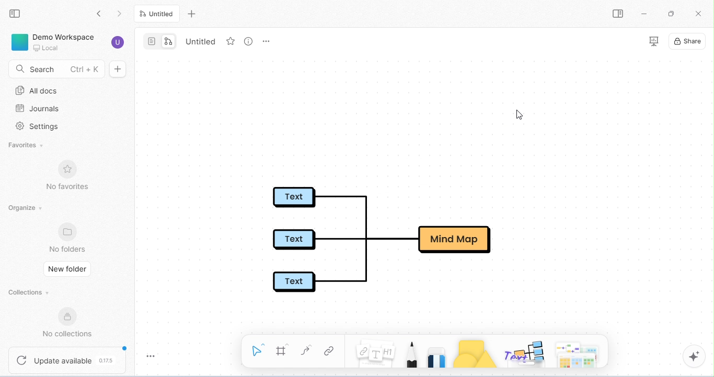 The image size is (714, 377). Describe the element at coordinates (579, 354) in the screenshot. I see `Arrows, Cheeky piggles, paper and more` at that location.